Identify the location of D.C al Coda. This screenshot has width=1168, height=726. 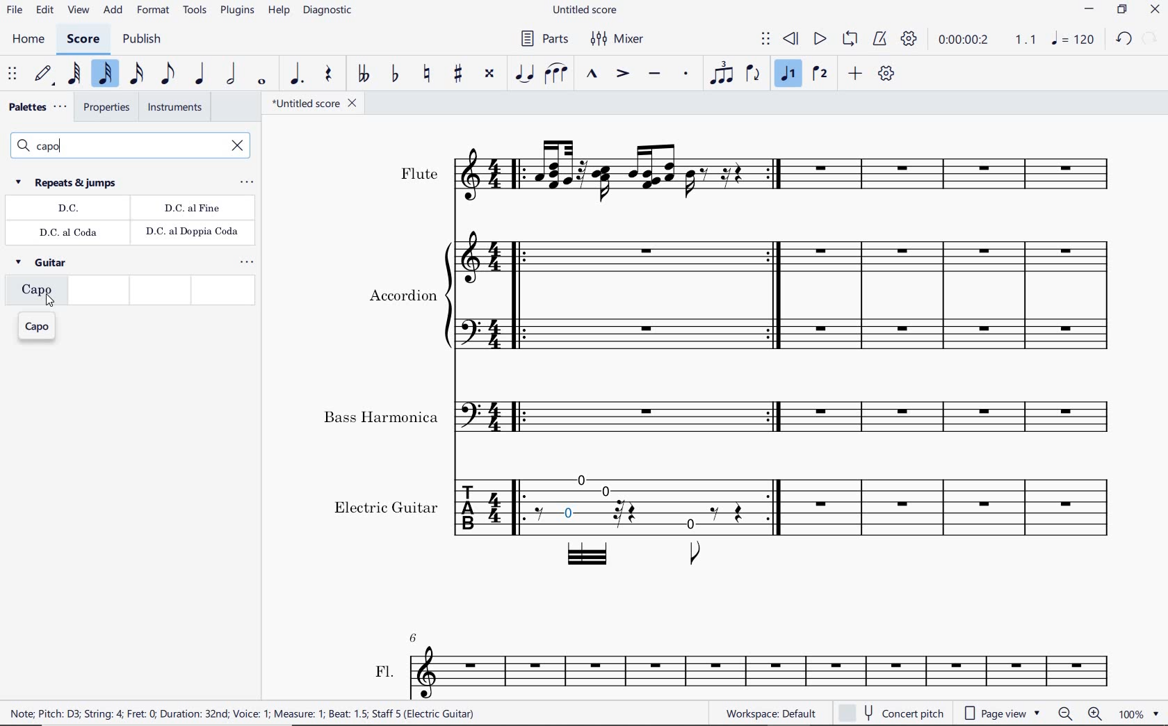
(71, 233).